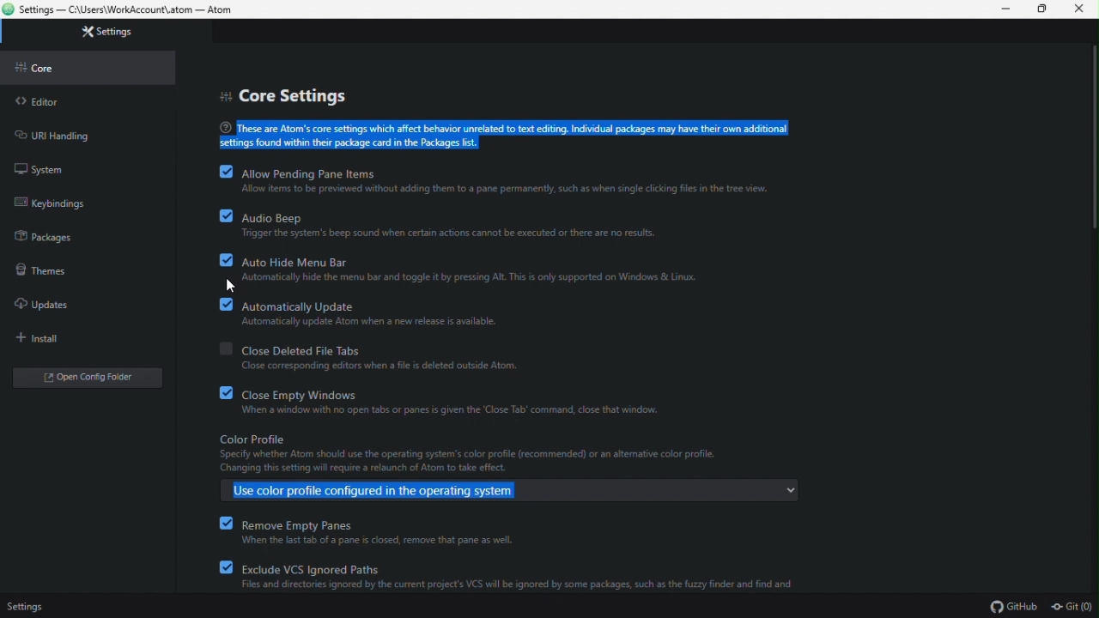 The image size is (1099, 618). I want to click on 4 Automatically UpdateAutomatically update Atom when a new release is available., so click(472, 314).